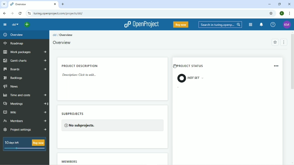 This screenshot has height=165, width=294. Describe the element at coordinates (251, 25) in the screenshot. I see `Modules` at that location.